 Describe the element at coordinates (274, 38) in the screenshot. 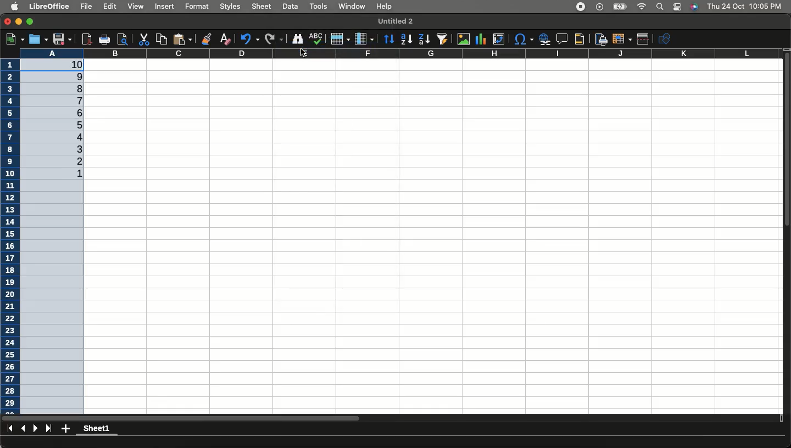

I see `Redo` at that location.